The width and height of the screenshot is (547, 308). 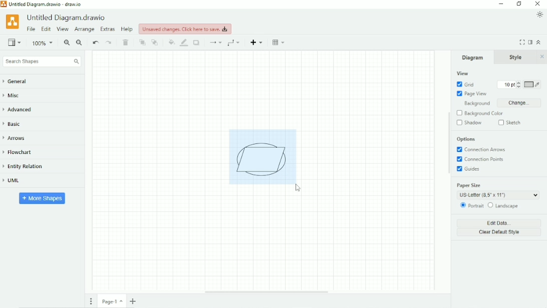 What do you see at coordinates (472, 94) in the screenshot?
I see `Page view` at bounding box center [472, 94].